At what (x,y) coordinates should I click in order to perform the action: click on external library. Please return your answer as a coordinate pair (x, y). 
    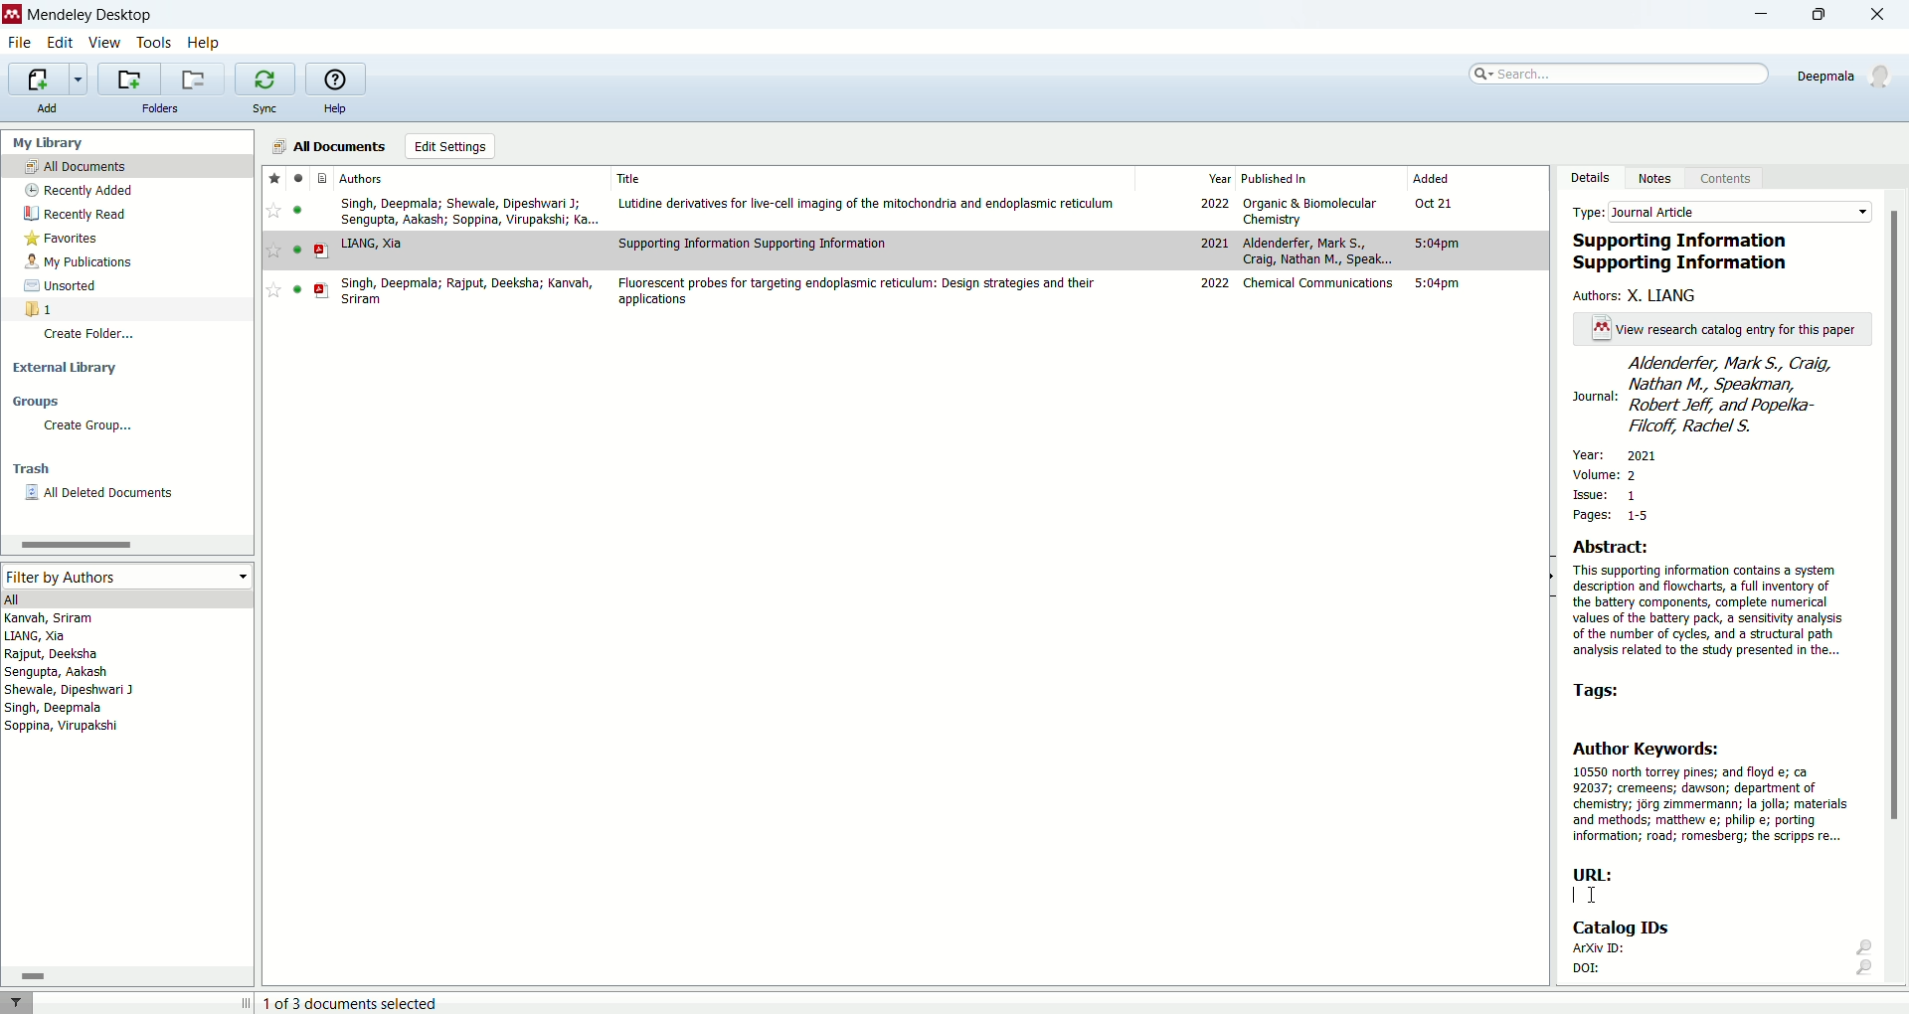
    Looking at the image, I should click on (65, 370).